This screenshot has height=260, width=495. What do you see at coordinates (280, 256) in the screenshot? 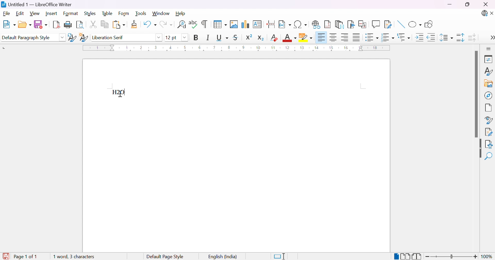
I see `Standard selection. Click to change selection mode.` at bounding box center [280, 256].